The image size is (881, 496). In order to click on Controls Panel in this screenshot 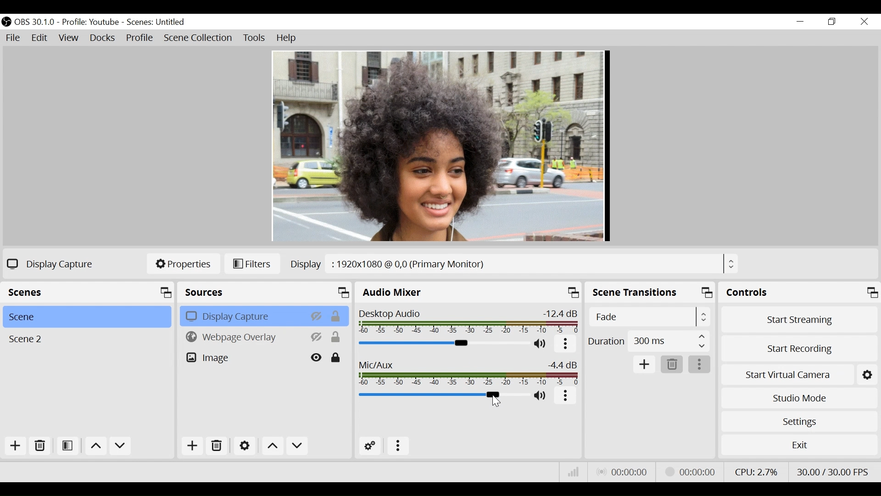, I will do `click(799, 292)`.